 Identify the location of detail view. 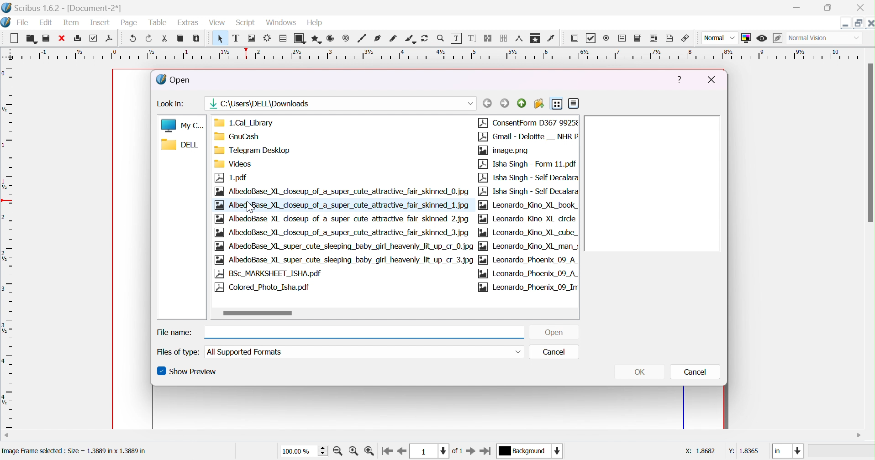
(575, 104).